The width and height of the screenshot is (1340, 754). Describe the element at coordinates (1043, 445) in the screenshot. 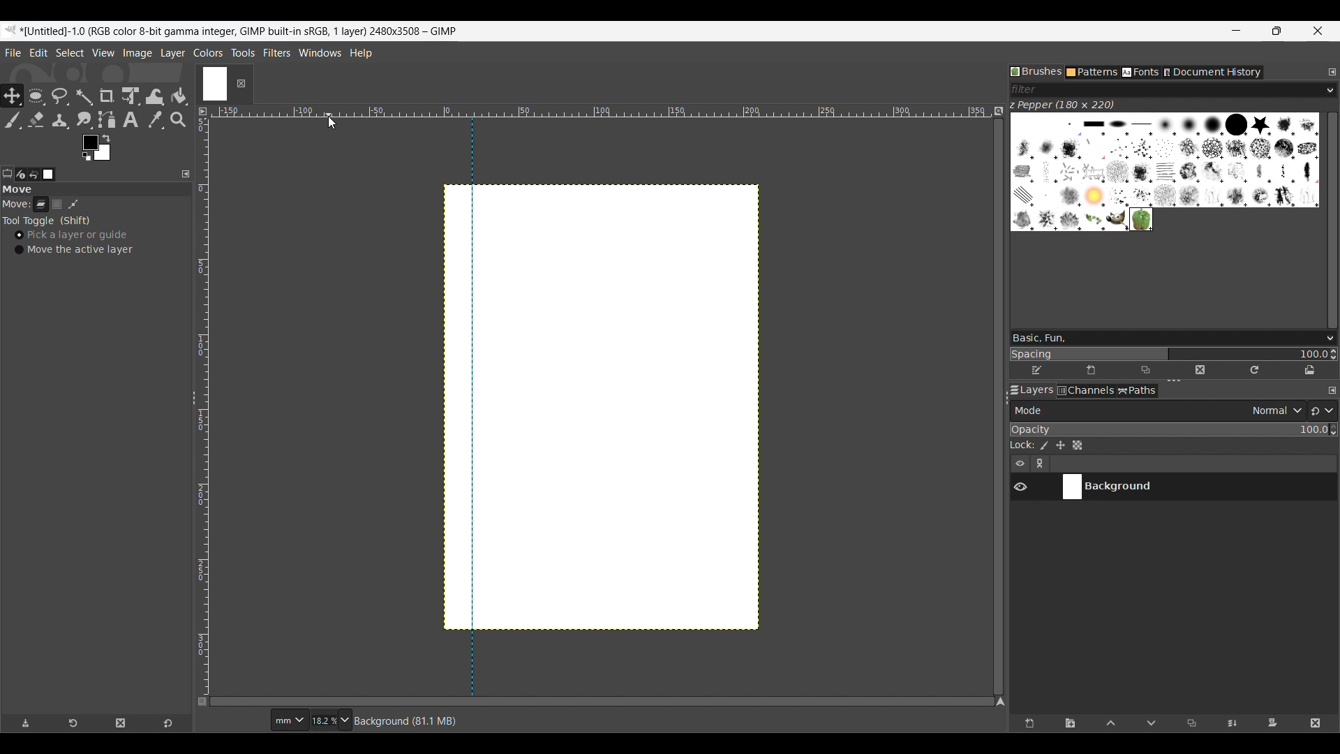

I see `Lock pixels` at that location.